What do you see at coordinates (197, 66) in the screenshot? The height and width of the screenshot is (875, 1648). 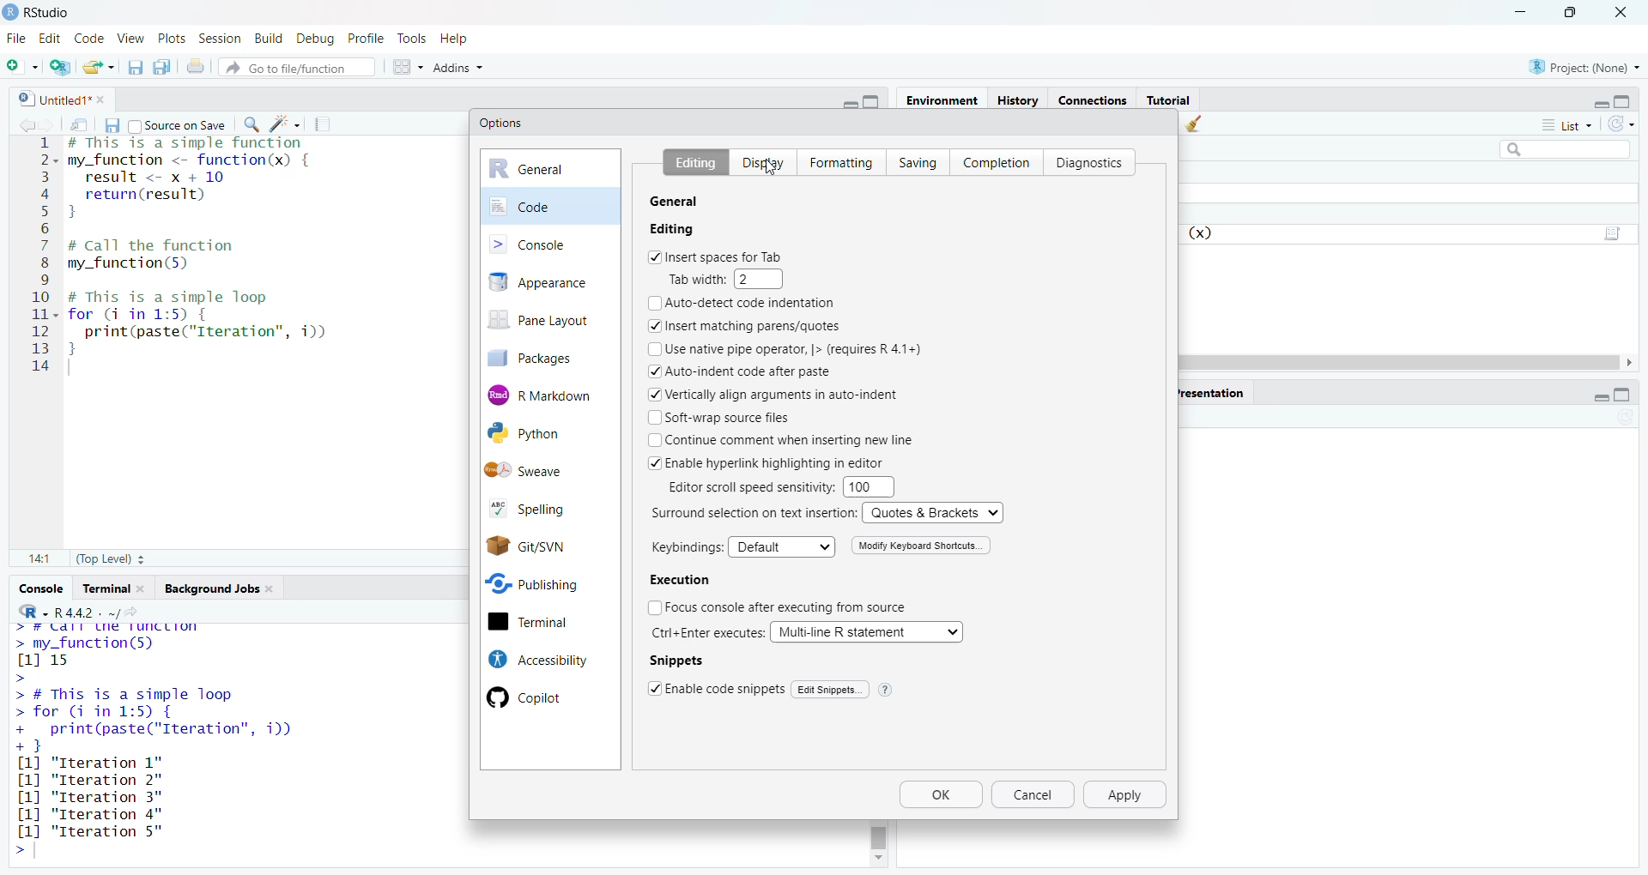 I see `print the current file` at bounding box center [197, 66].